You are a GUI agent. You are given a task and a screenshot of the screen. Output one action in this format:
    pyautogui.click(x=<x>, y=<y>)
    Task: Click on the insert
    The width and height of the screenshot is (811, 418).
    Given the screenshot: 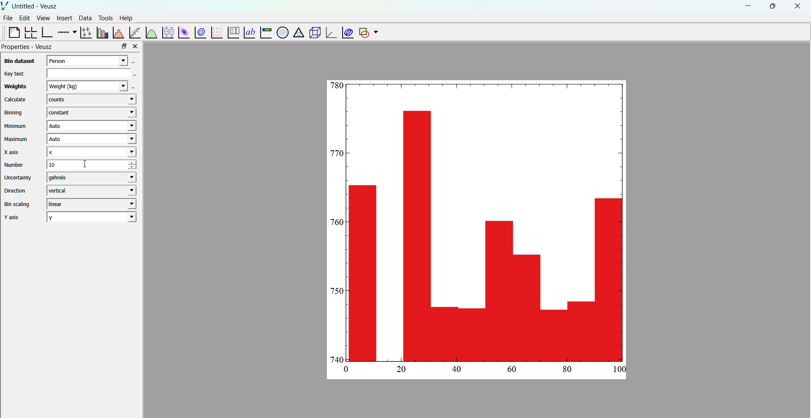 What is the action you would take?
    pyautogui.click(x=63, y=17)
    